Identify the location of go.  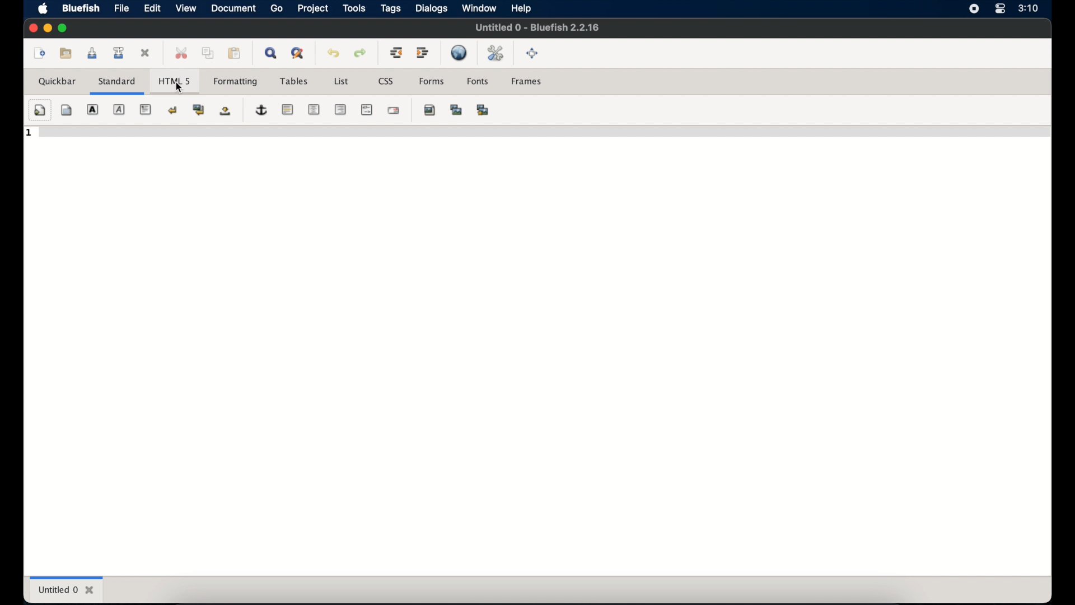
(277, 9).